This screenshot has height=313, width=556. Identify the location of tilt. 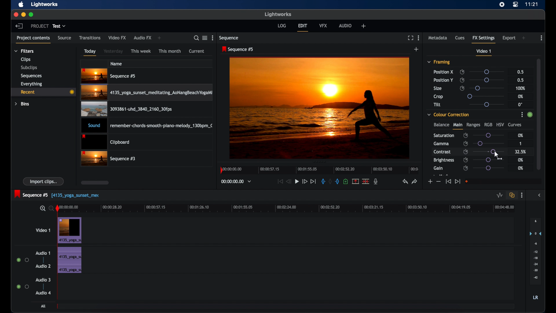
(437, 105).